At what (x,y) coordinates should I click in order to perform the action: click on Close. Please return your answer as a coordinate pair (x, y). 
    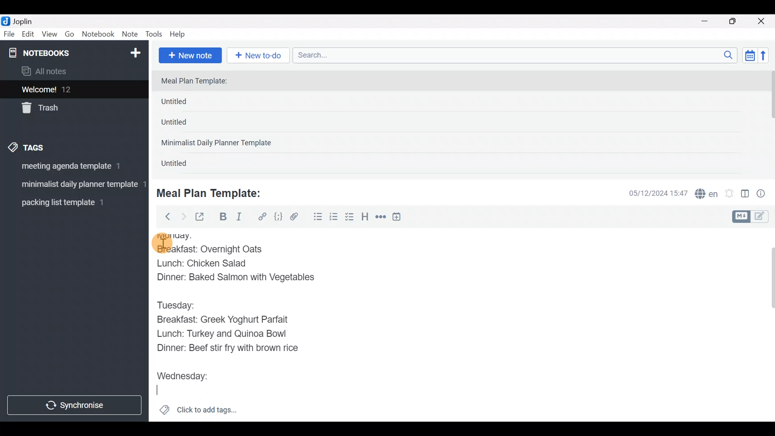
    Looking at the image, I should click on (762, 22).